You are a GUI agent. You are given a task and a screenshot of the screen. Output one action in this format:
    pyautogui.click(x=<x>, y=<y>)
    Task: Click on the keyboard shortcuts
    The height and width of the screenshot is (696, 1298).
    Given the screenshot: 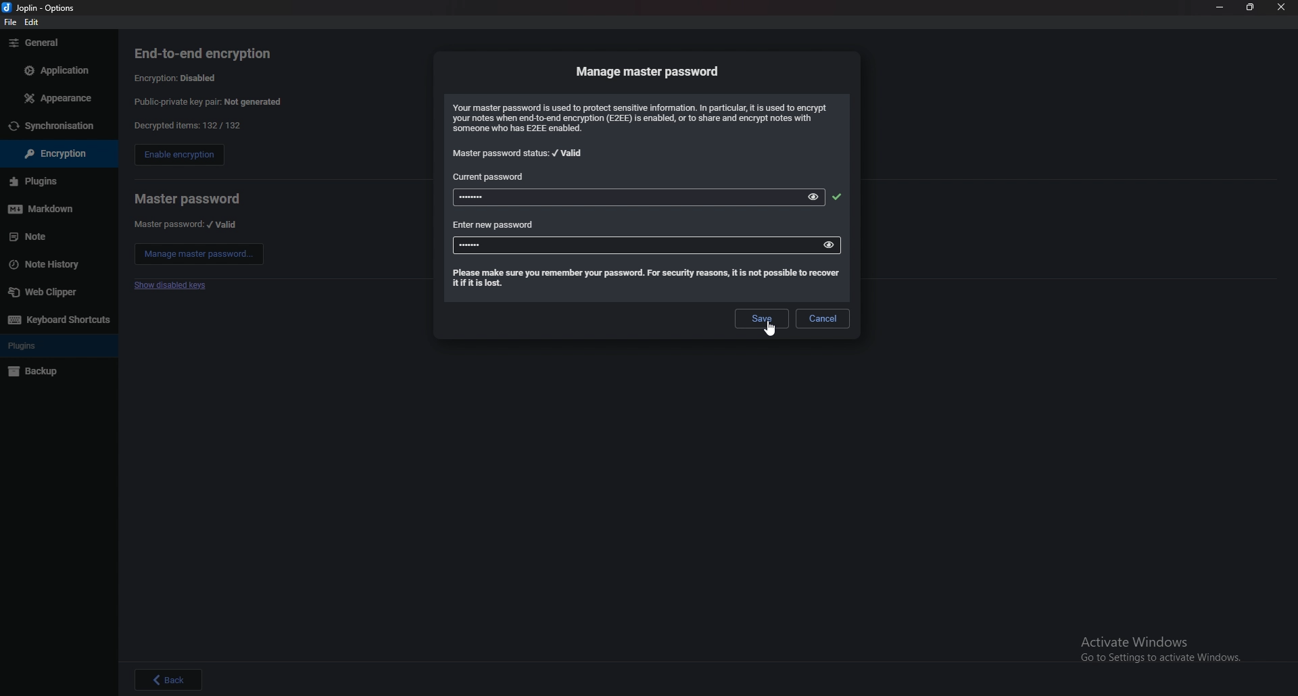 What is the action you would take?
    pyautogui.click(x=57, y=319)
    